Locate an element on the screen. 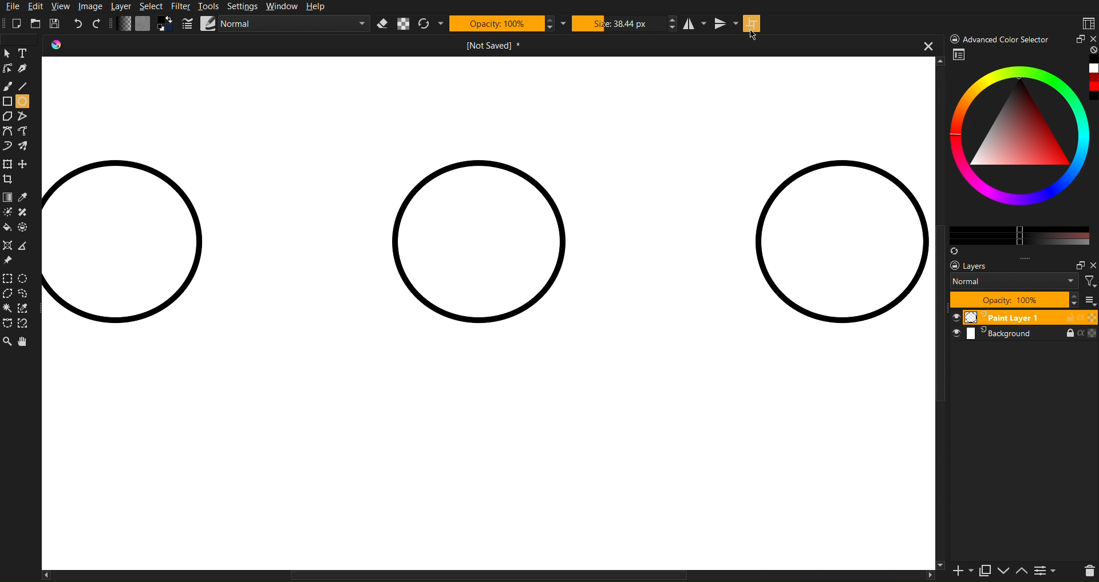  up is located at coordinates (1022, 572).